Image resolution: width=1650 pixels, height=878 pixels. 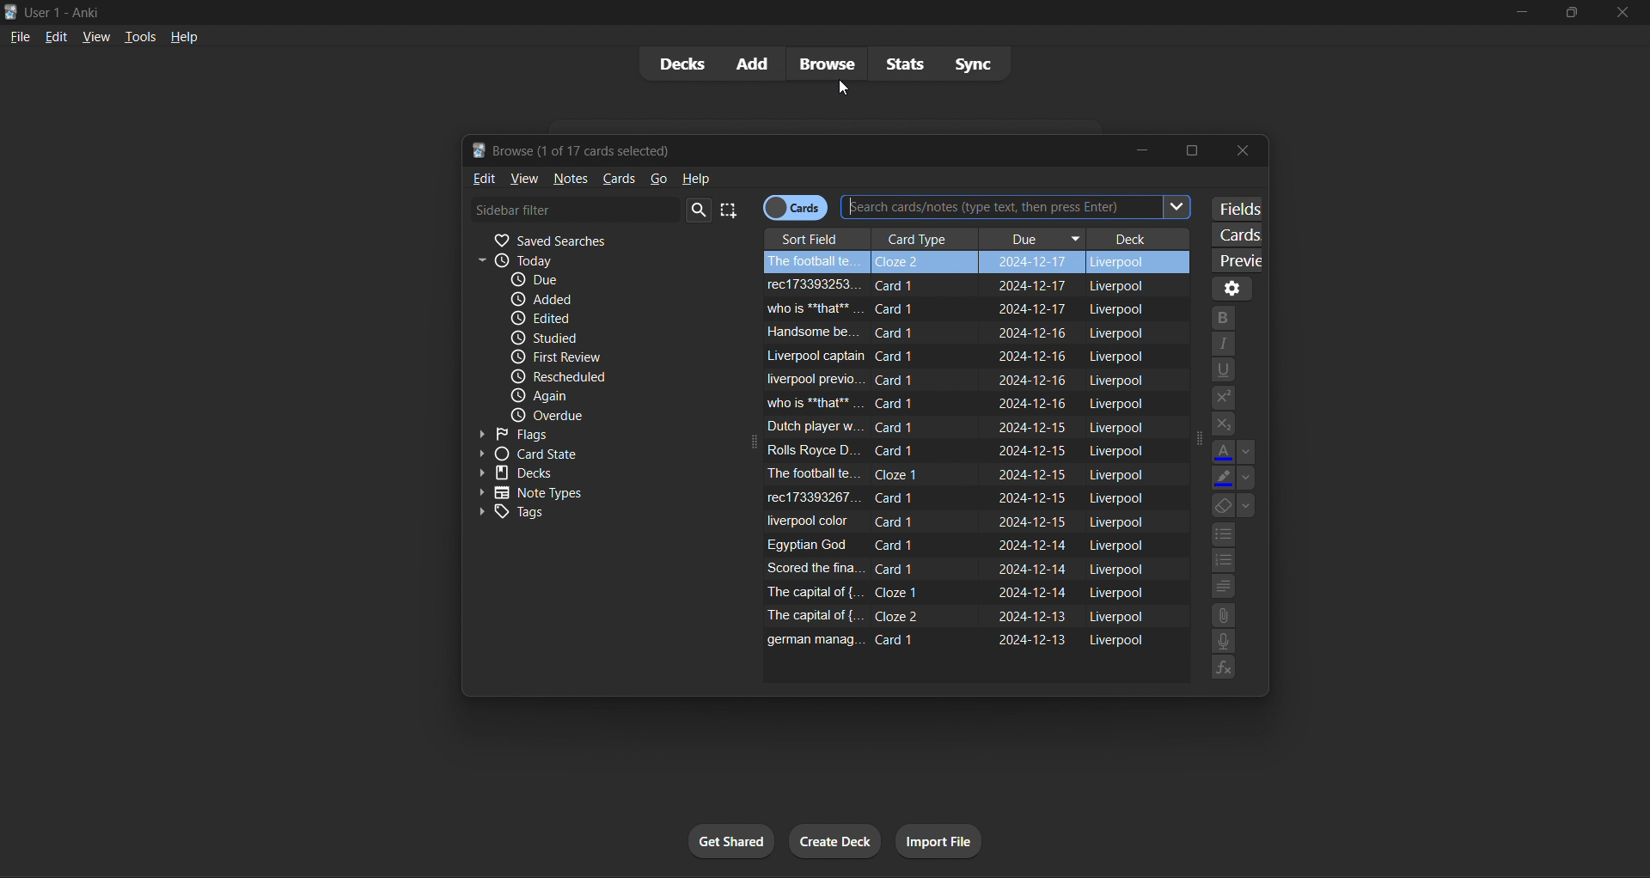 What do you see at coordinates (901, 405) in the screenshot?
I see `card 1` at bounding box center [901, 405].